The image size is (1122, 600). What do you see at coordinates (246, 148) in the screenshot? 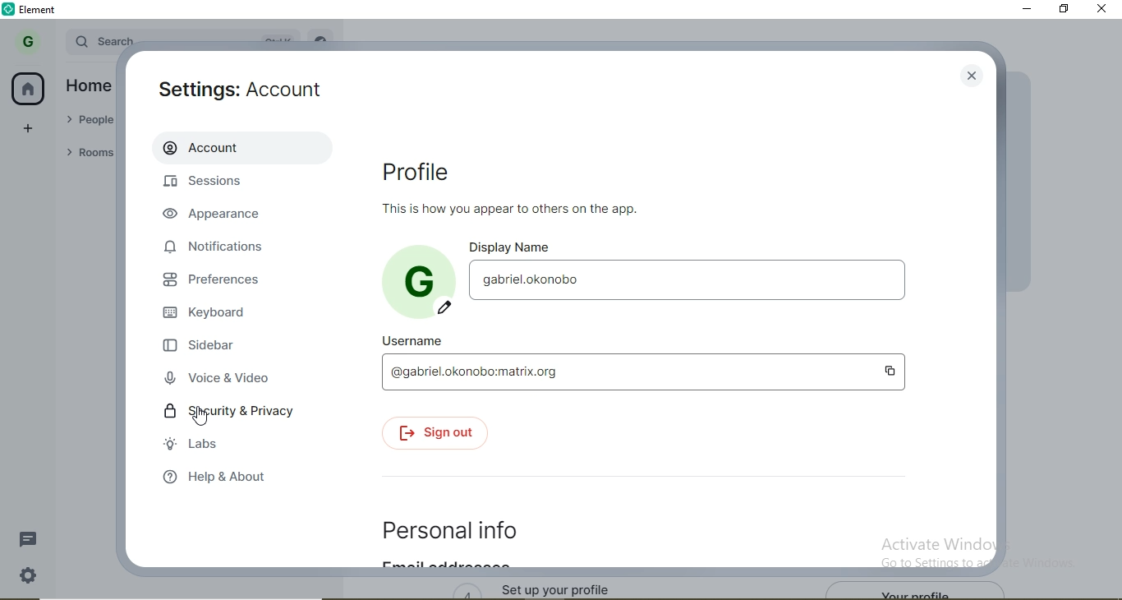
I see `Account` at bounding box center [246, 148].